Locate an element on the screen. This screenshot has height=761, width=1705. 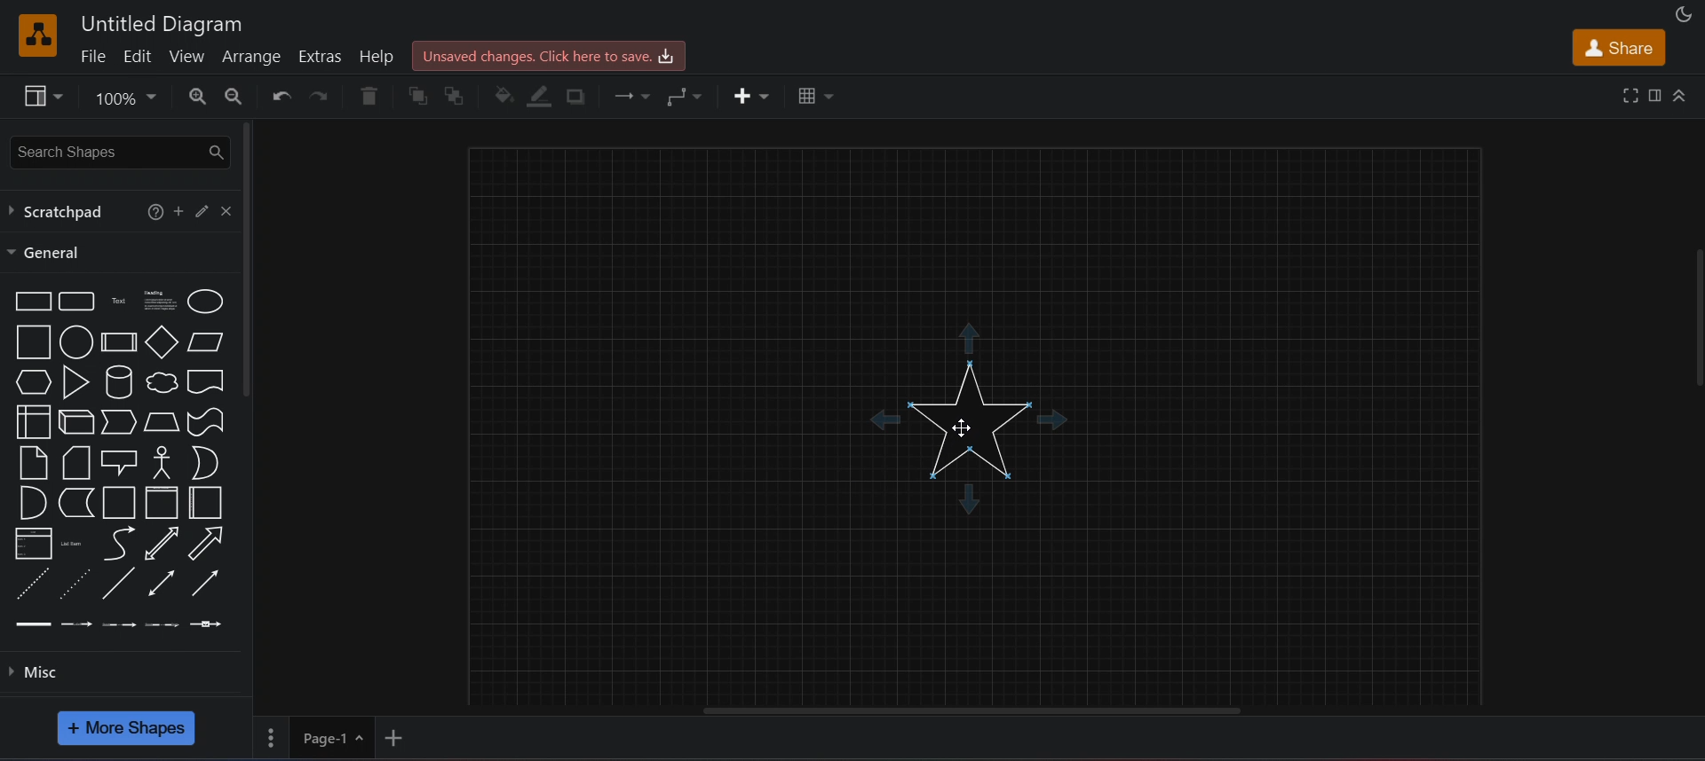
directional connector is located at coordinates (203, 584).